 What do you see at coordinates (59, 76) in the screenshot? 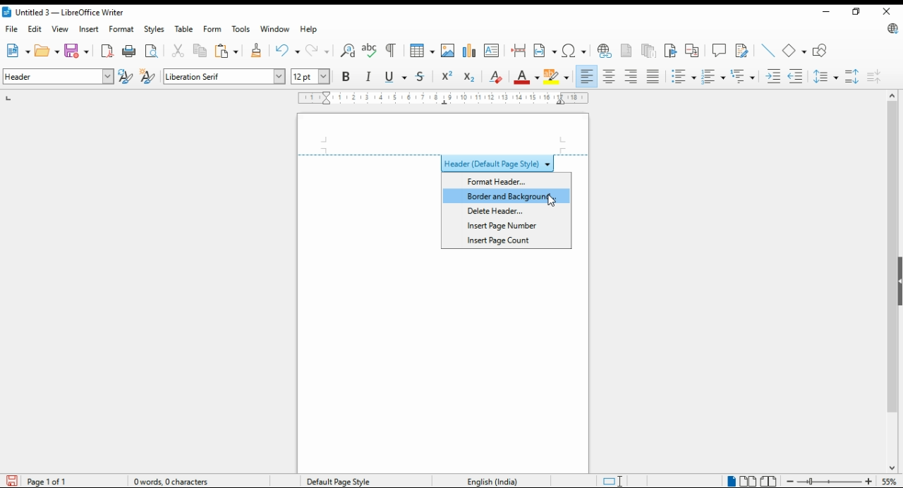
I see `paragraph style` at bounding box center [59, 76].